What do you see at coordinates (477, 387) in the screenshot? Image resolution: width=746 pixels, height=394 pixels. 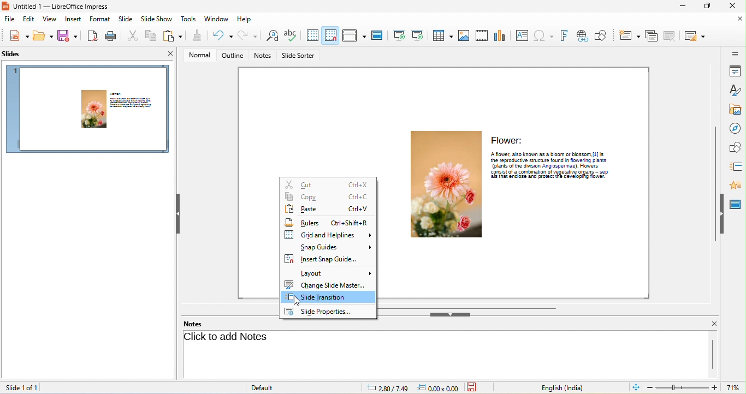 I see `the document has not been modified since the last save` at bounding box center [477, 387].